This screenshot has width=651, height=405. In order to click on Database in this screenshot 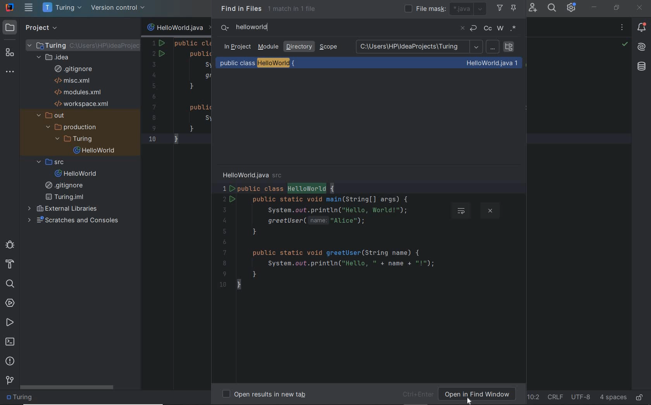, I will do `click(642, 66)`.